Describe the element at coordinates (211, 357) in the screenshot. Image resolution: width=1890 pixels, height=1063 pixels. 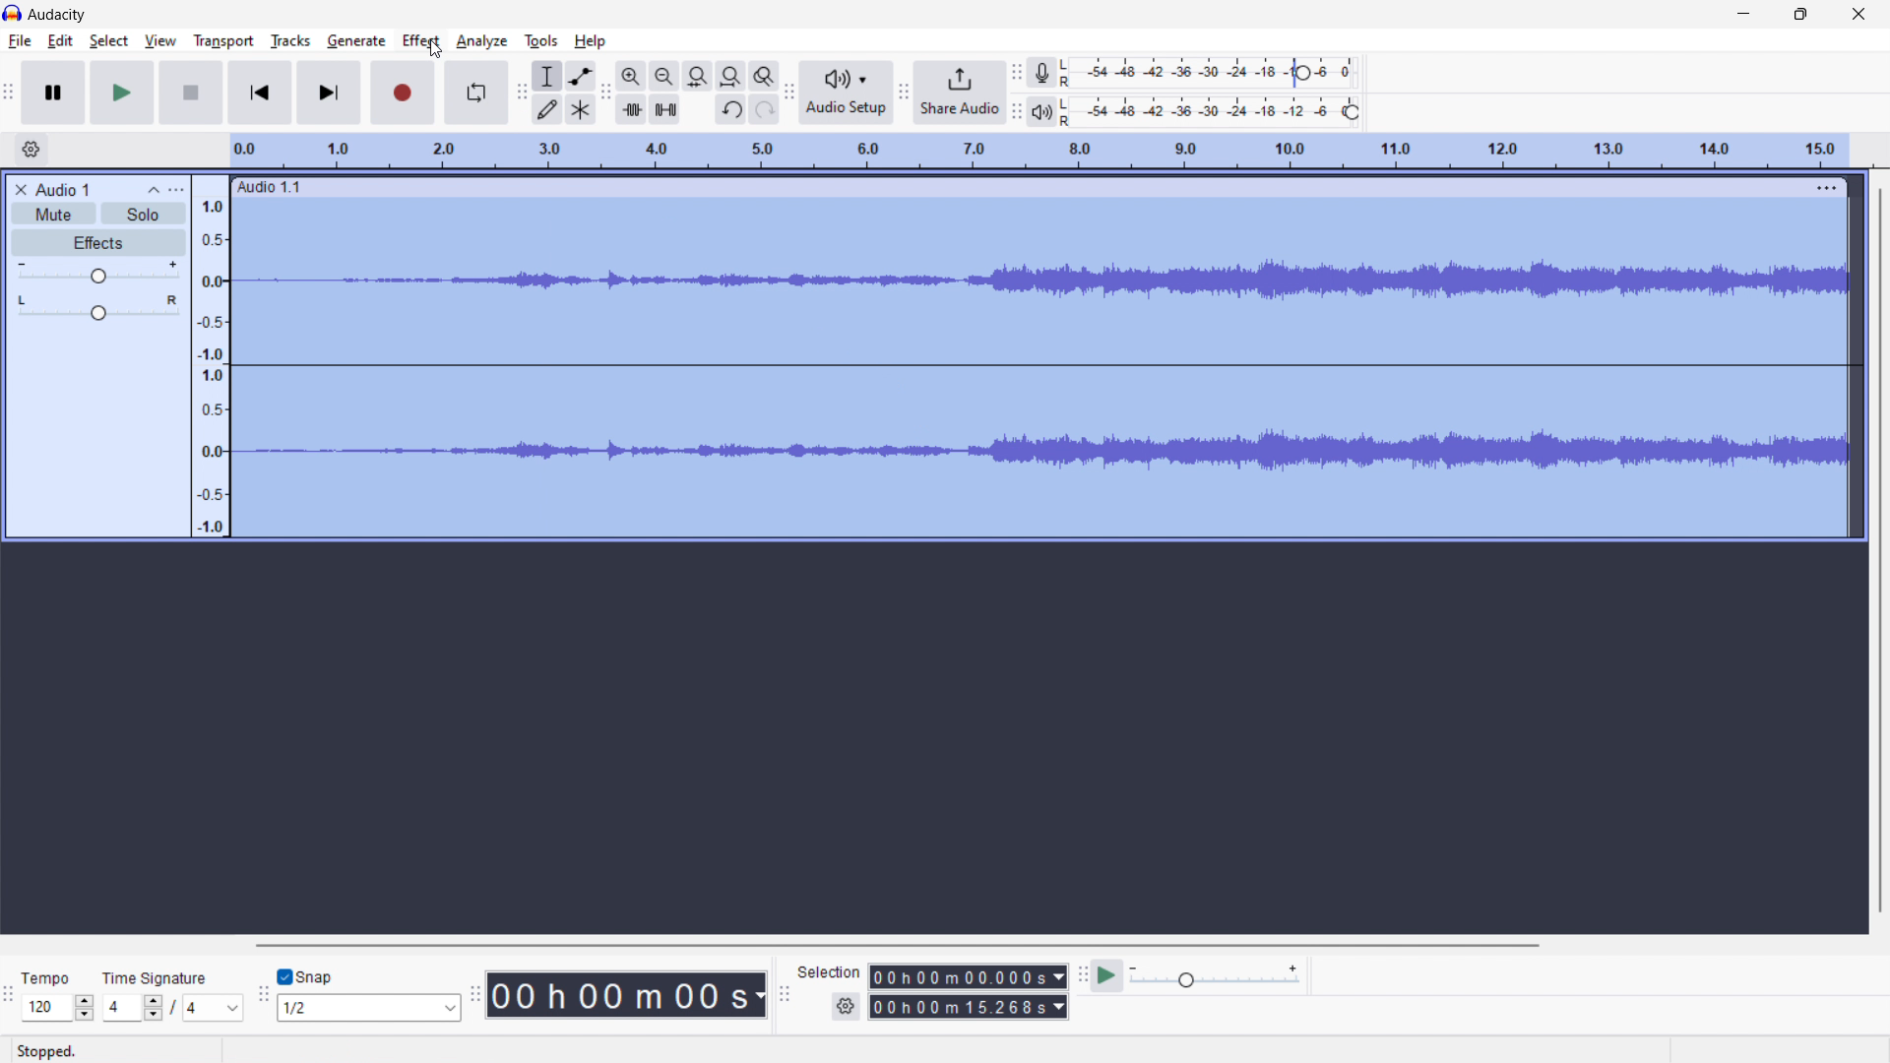
I see `amplitude` at that location.